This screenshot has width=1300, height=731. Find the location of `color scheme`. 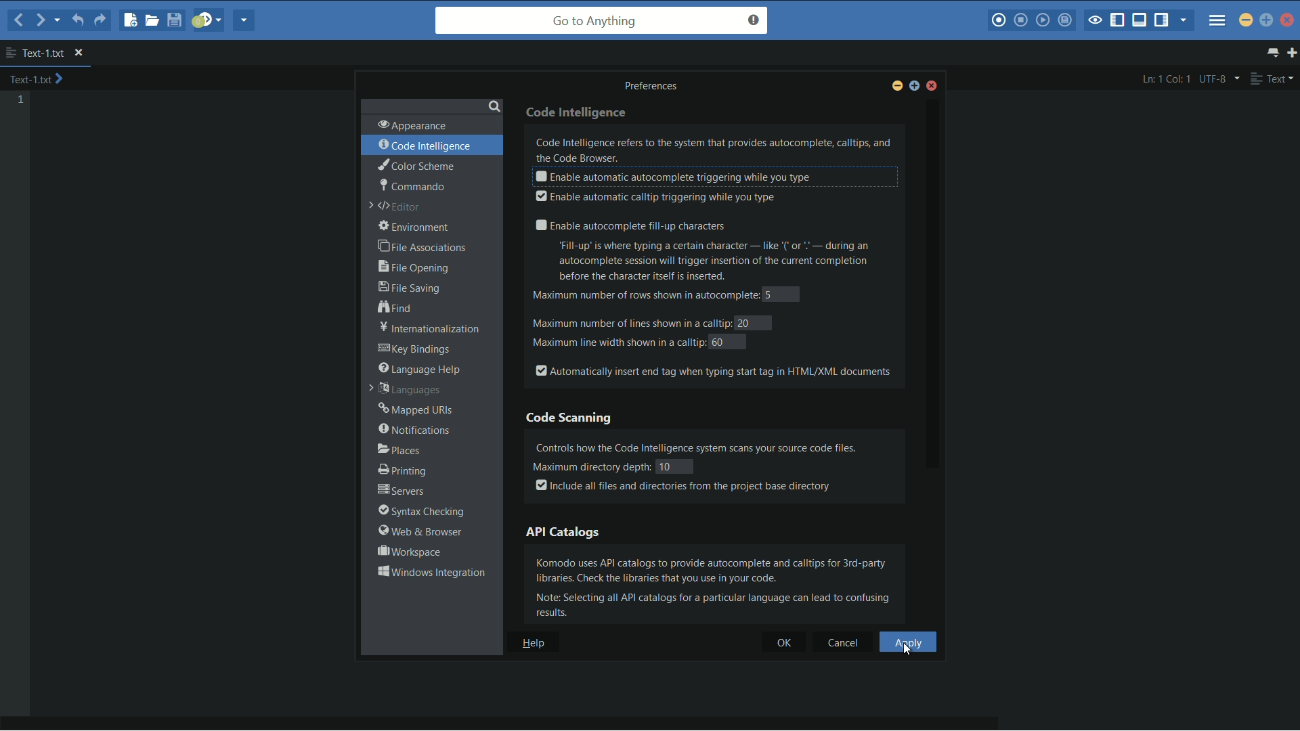

color scheme is located at coordinates (415, 165).